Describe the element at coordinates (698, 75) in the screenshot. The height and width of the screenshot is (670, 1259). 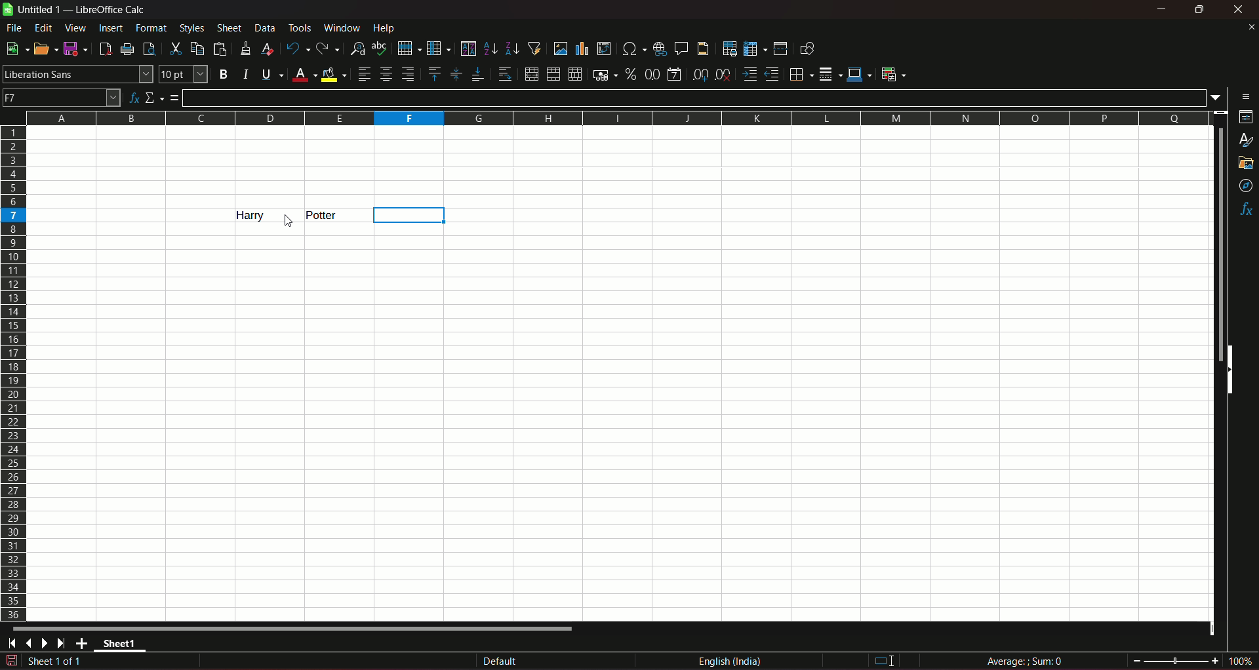
I see `add decimal place` at that location.